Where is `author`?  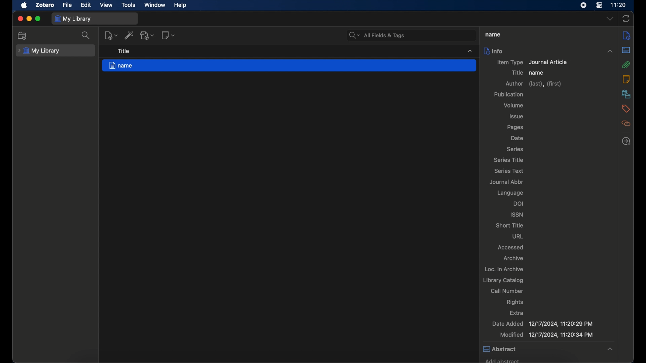 author is located at coordinates (534, 85).